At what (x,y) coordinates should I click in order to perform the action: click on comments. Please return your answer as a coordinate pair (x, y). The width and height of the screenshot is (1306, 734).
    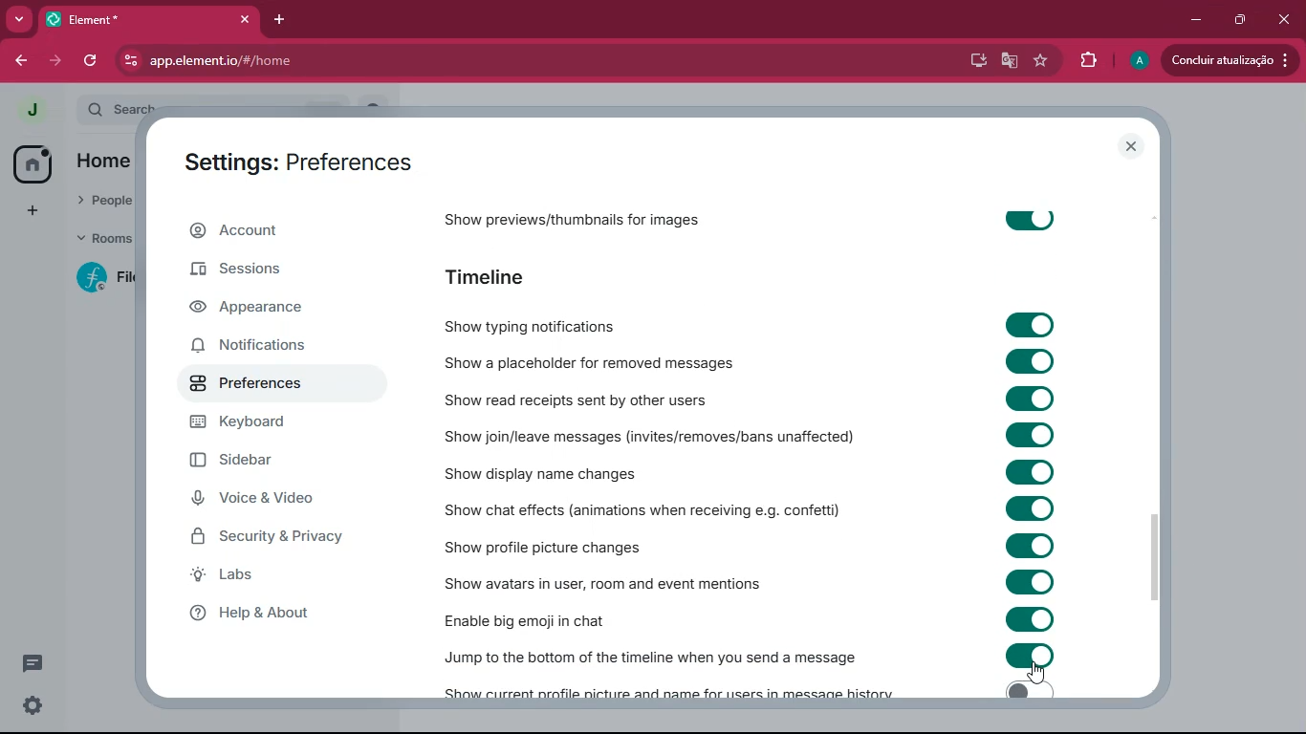
    Looking at the image, I should click on (33, 663).